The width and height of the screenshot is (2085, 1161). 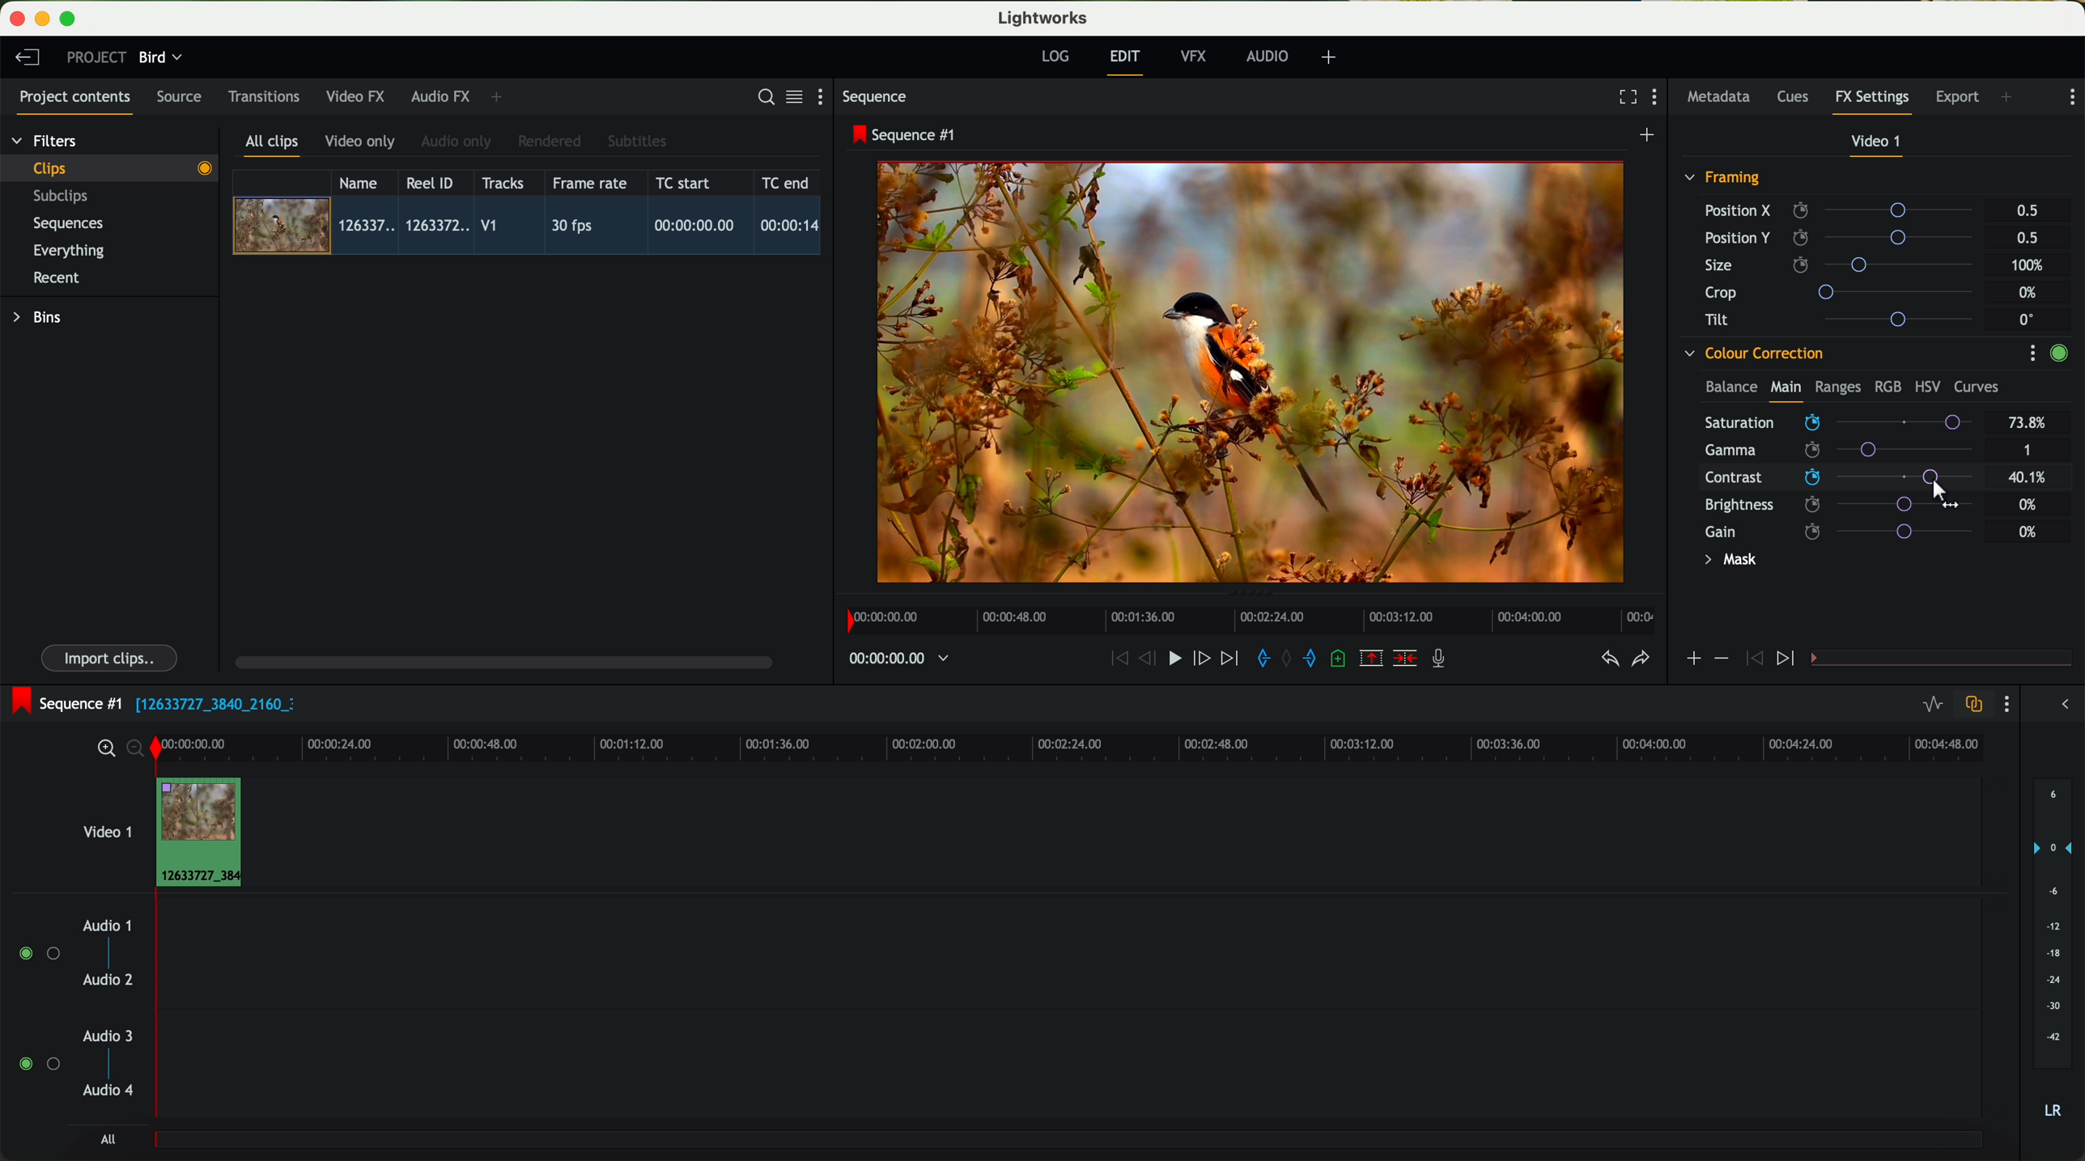 What do you see at coordinates (1720, 659) in the screenshot?
I see `icon` at bounding box center [1720, 659].